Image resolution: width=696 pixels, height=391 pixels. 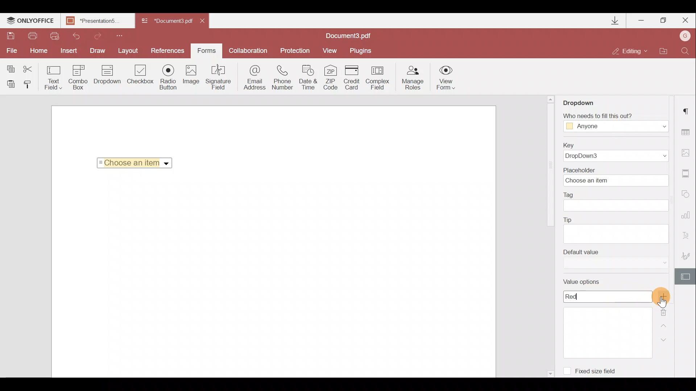 I want to click on Key, so click(x=618, y=151).